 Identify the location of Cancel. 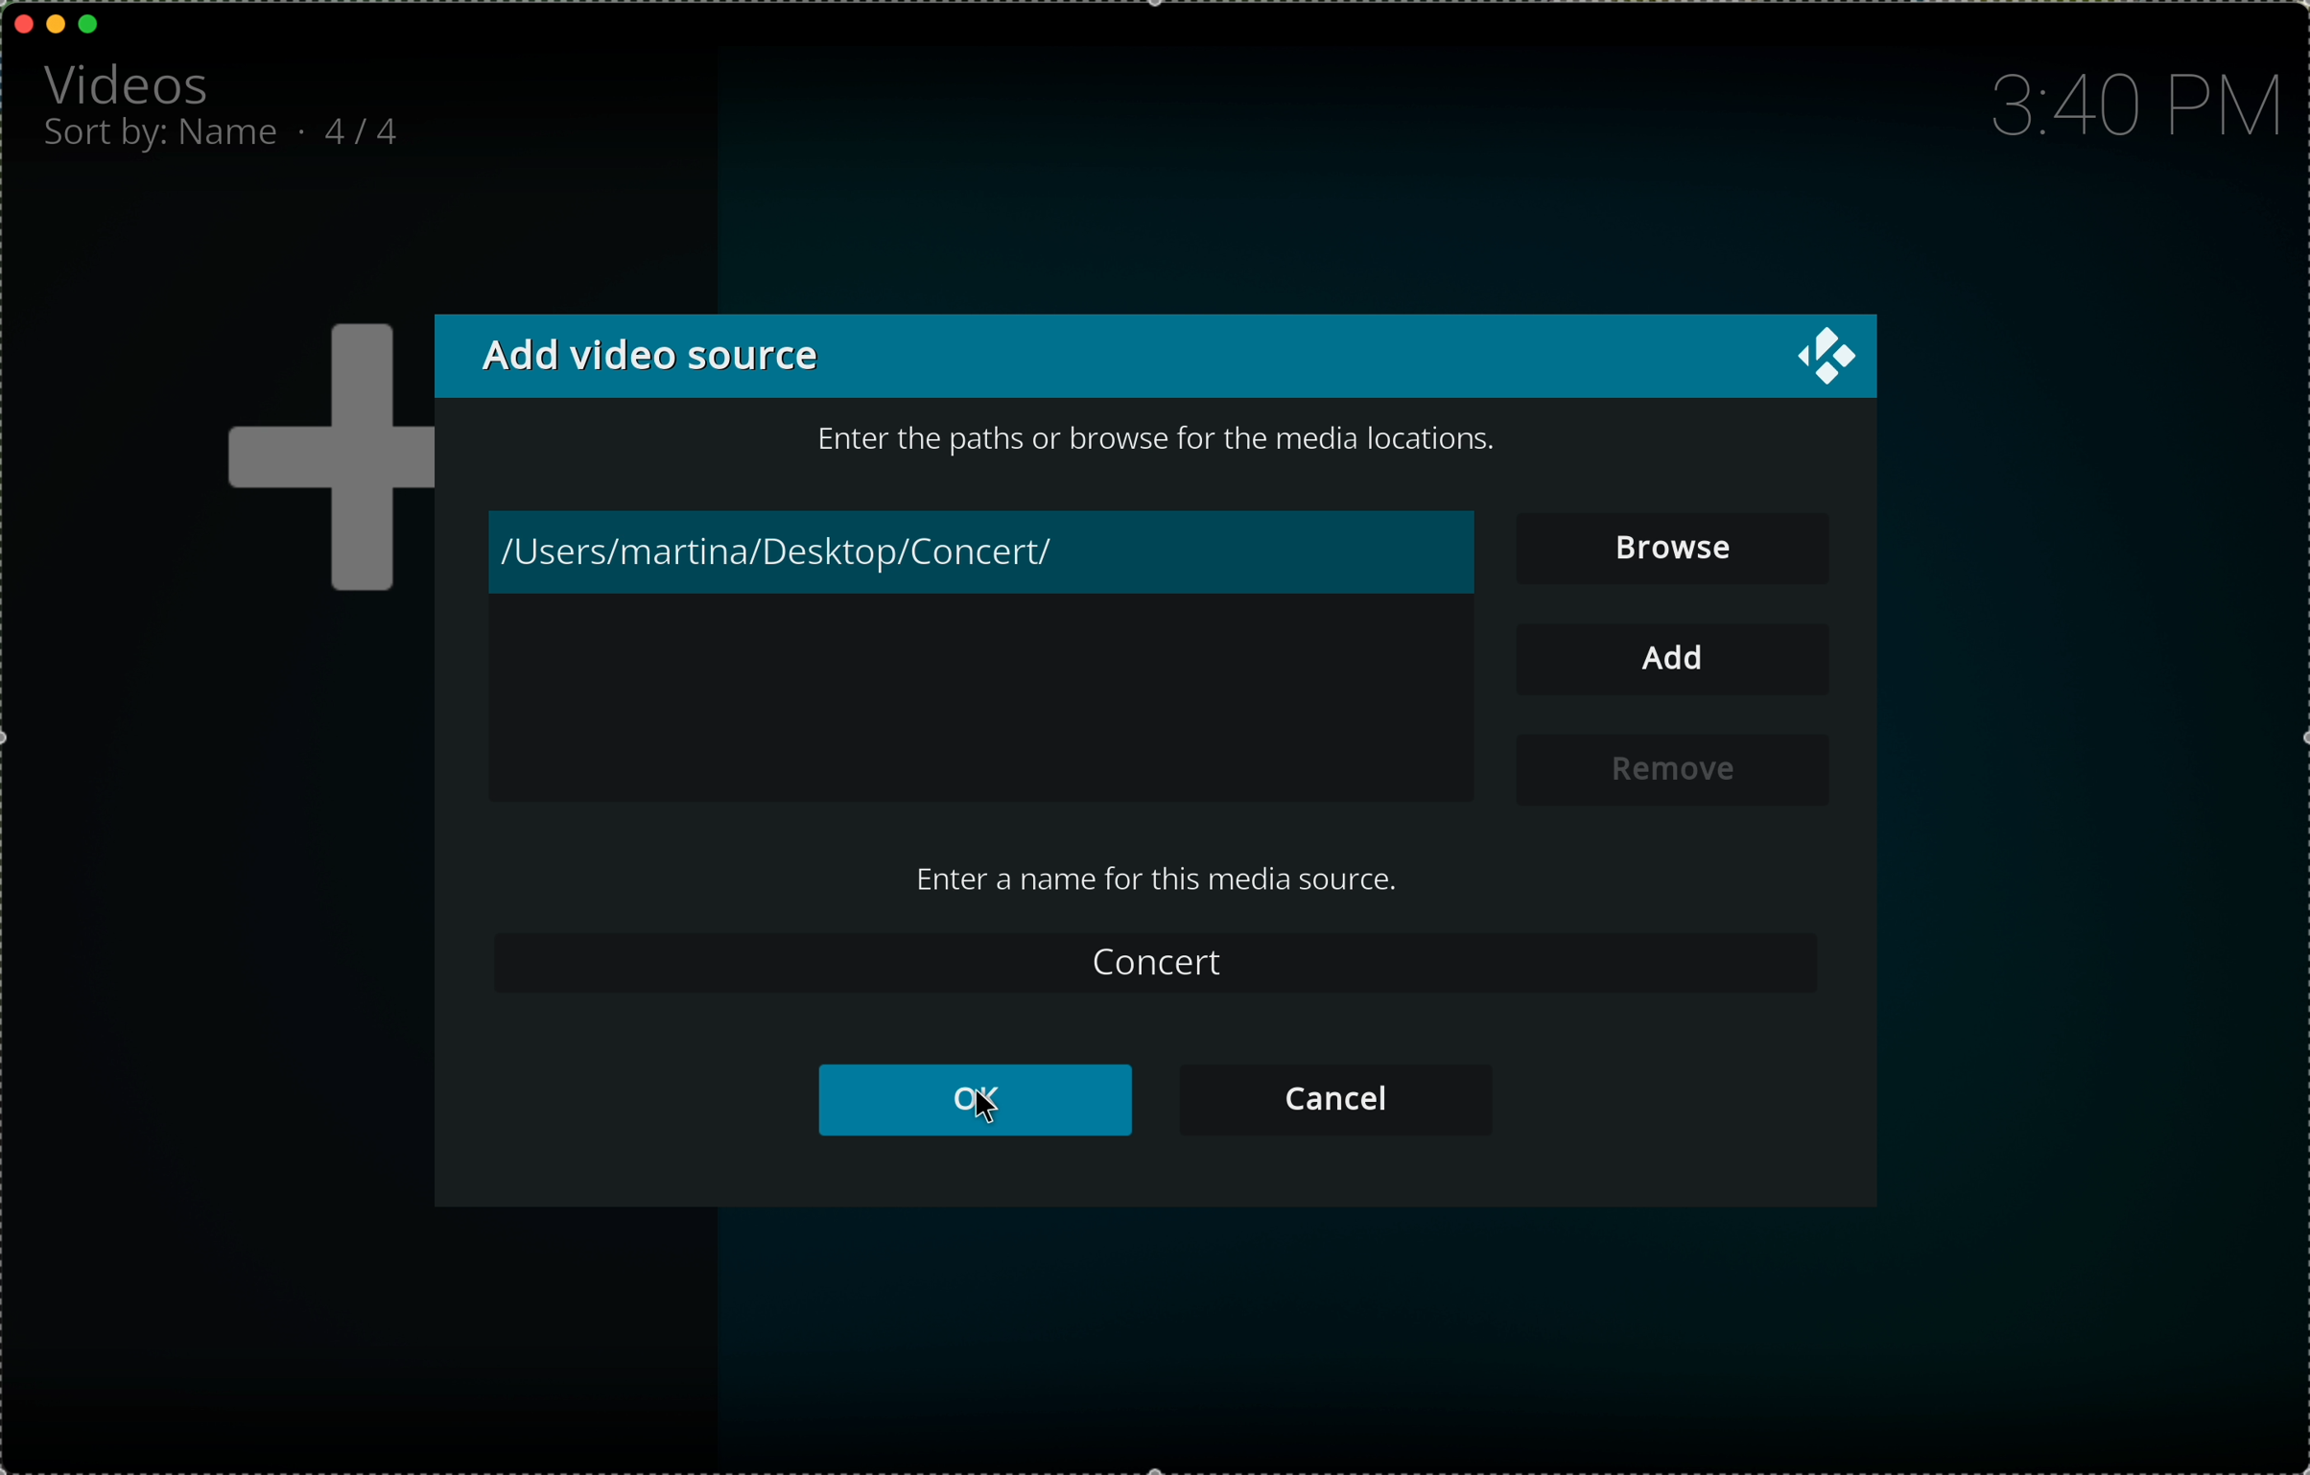
(1333, 1097).